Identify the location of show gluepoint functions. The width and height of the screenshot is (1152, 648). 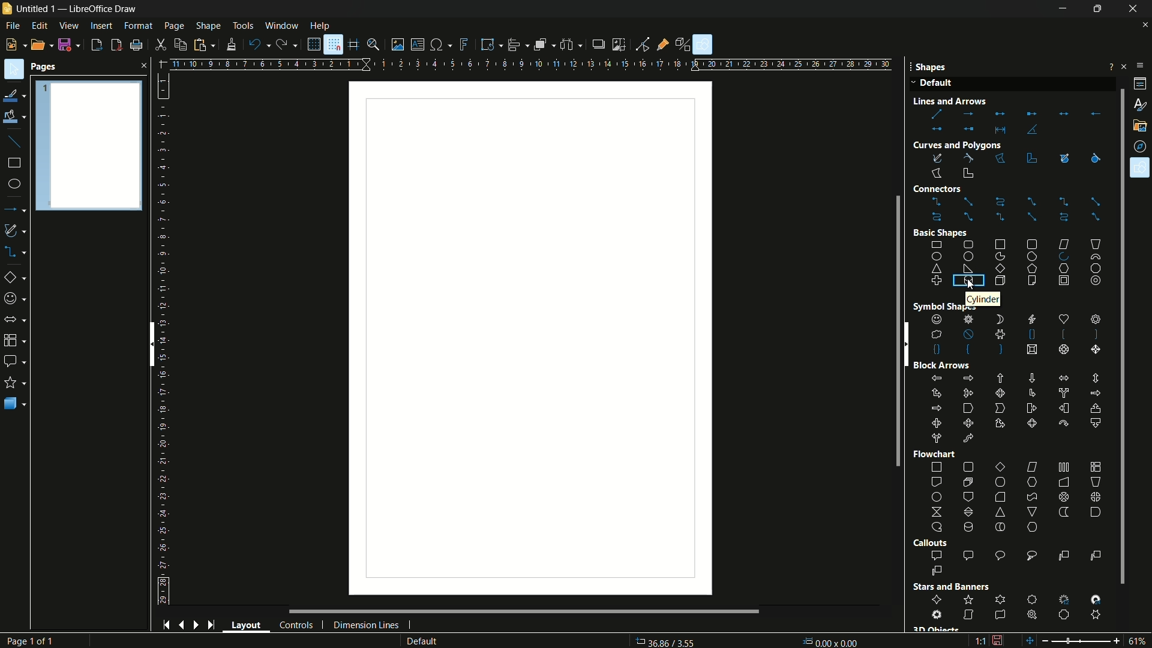
(664, 44).